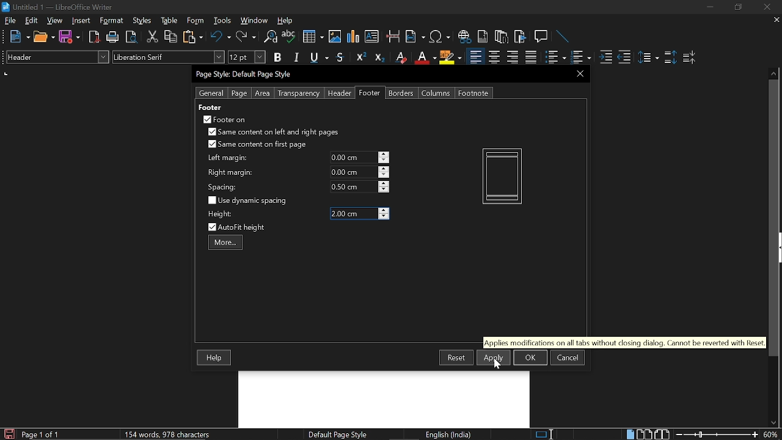 The height and width of the screenshot is (440, 782). Describe the element at coordinates (770, 434) in the screenshot. I see `Current zoom hey Cortana` at that location.